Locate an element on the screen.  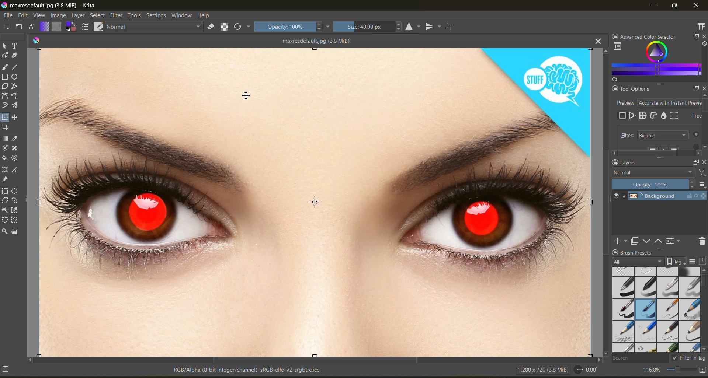
filter is located at coordinates (659, 135).